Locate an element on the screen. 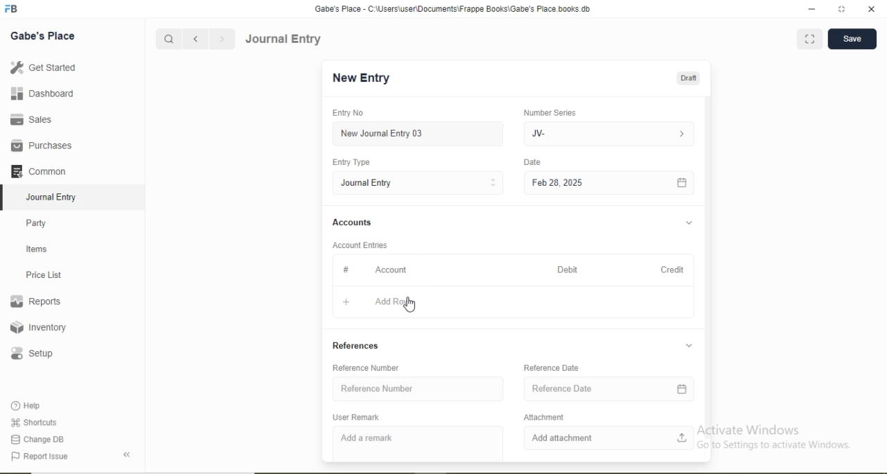 This screenshot has height=474, width=887. Journal Entry is located at coordinates (53, 197).